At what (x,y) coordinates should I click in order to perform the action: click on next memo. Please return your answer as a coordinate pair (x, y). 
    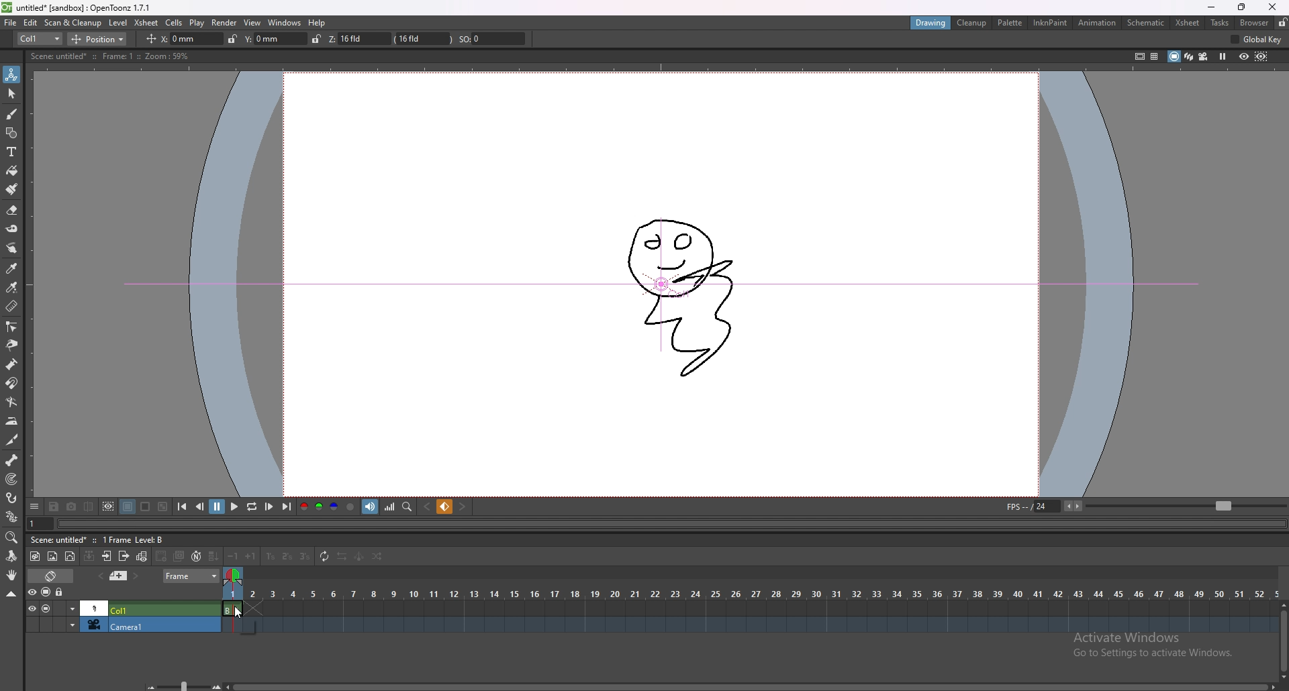
    Looking at the image, I should click on (136, 576).